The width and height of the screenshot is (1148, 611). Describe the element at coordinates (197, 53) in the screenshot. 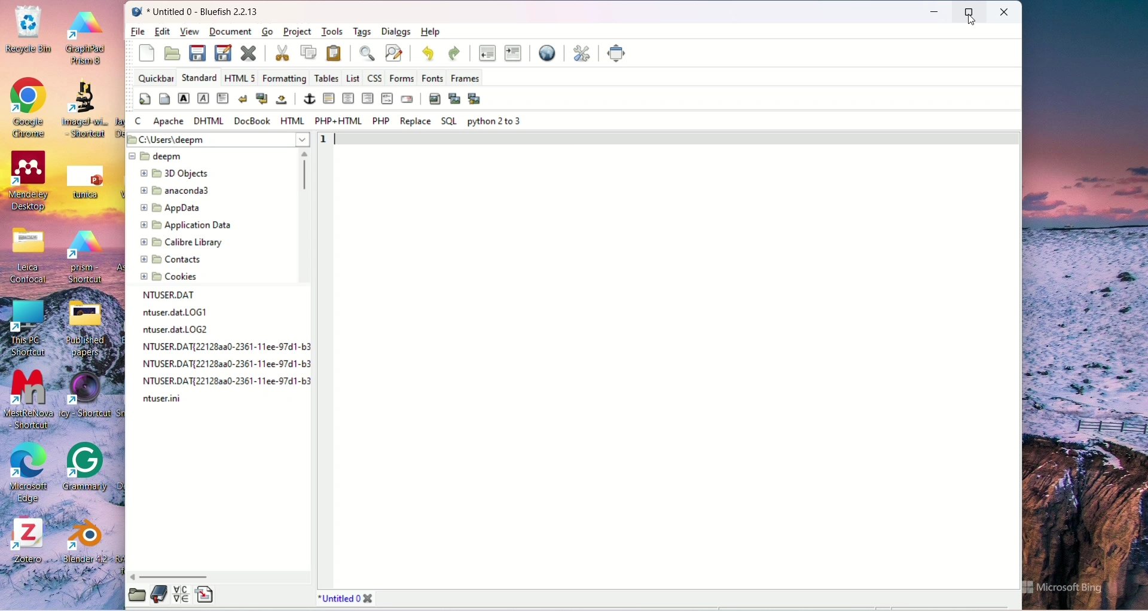

I see `save current file` at that location.